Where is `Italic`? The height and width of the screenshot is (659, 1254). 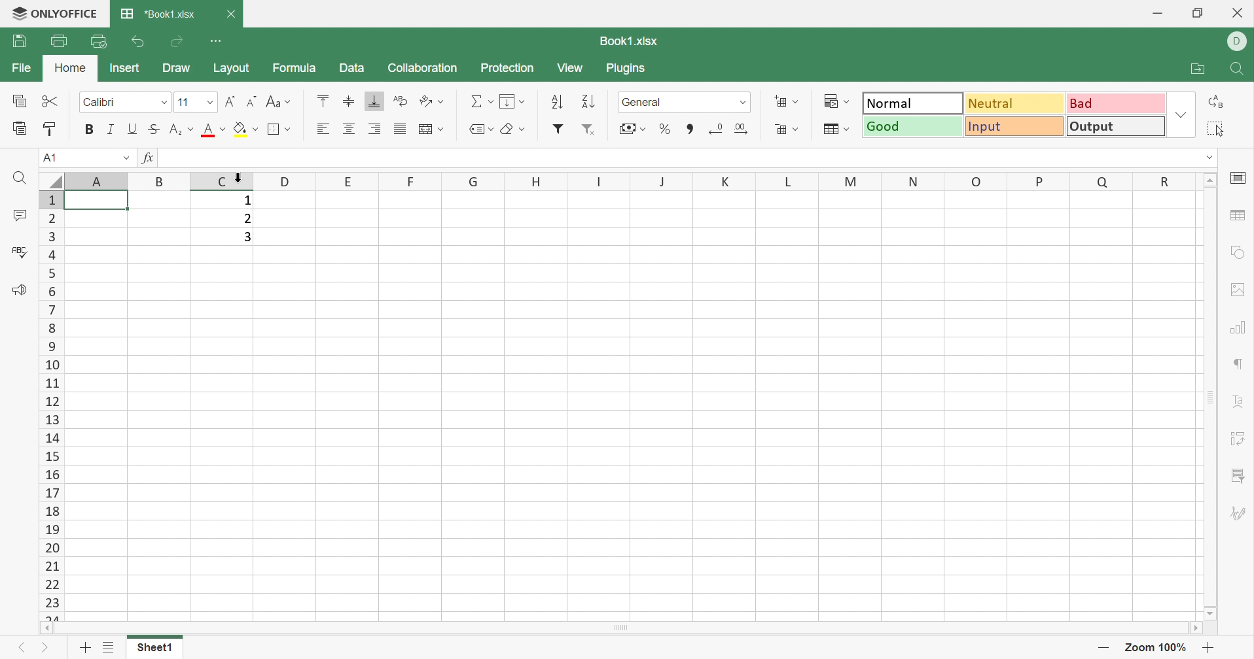 Italic is located at coordinates (109, 129).